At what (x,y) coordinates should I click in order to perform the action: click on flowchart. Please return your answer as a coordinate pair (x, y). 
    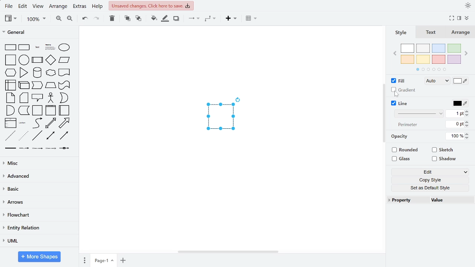
    Looking at the image, I should click on (39, 215).